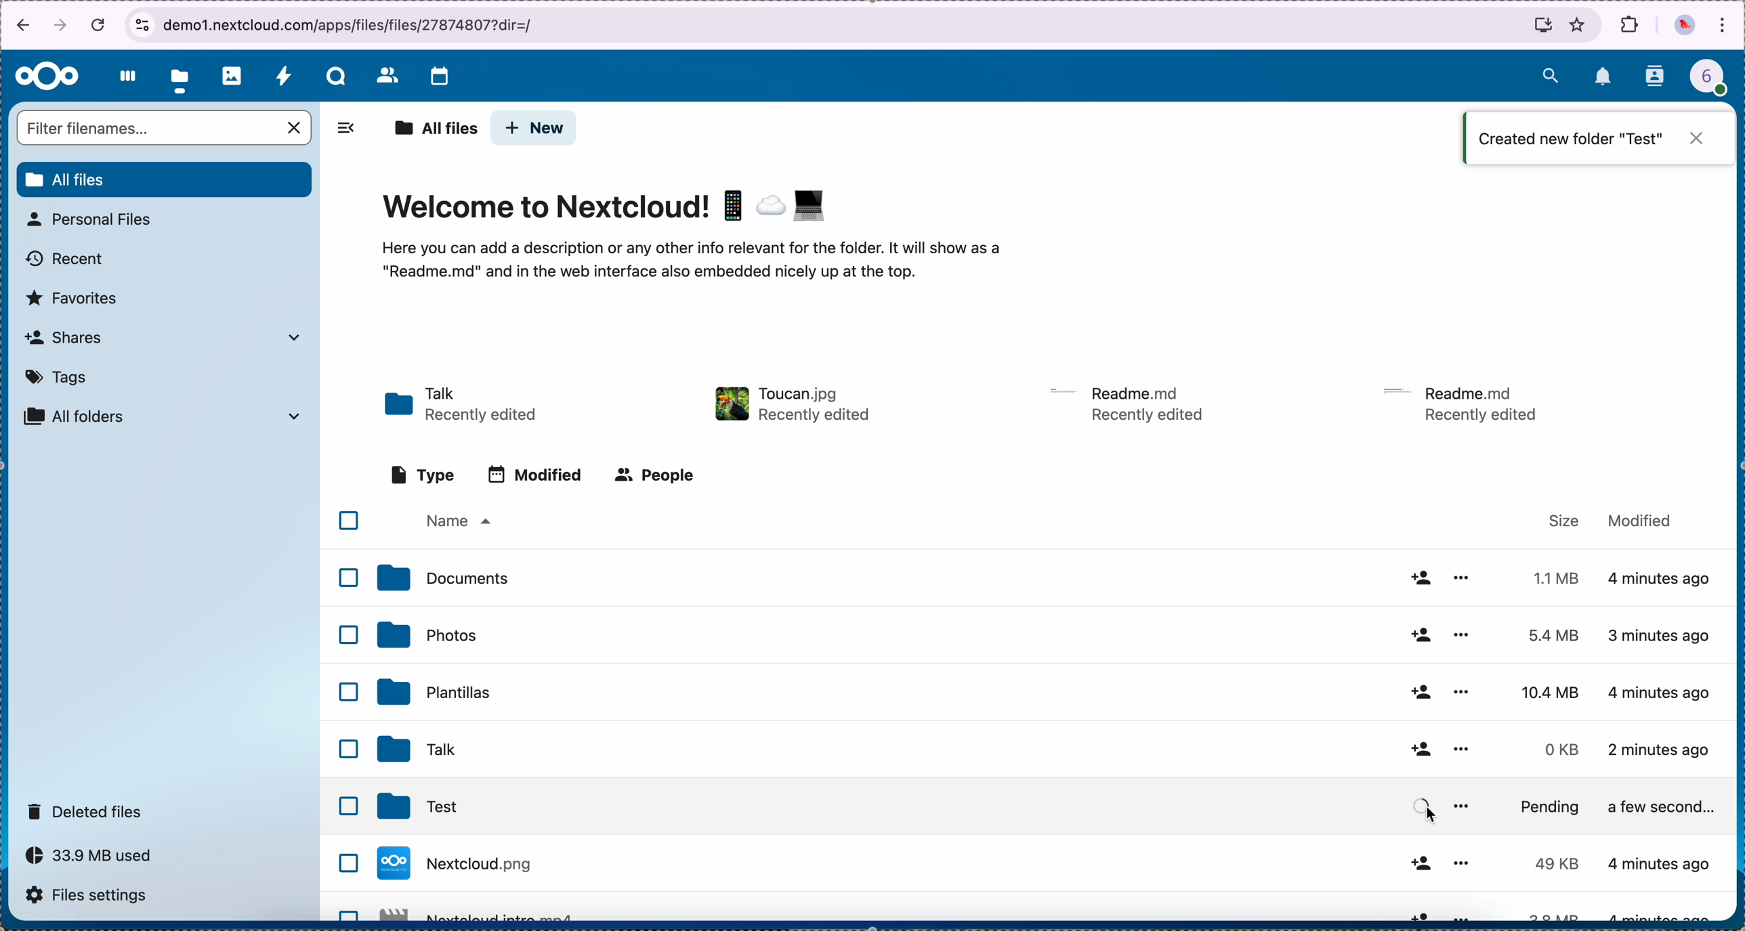 The width and height of the screenshot is (1745, 931). I want to click on talk folder, so click(463, 406).